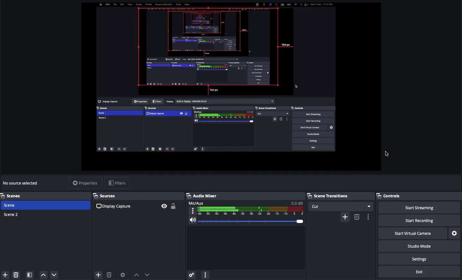  I want to click on Down, so click(148, 274).